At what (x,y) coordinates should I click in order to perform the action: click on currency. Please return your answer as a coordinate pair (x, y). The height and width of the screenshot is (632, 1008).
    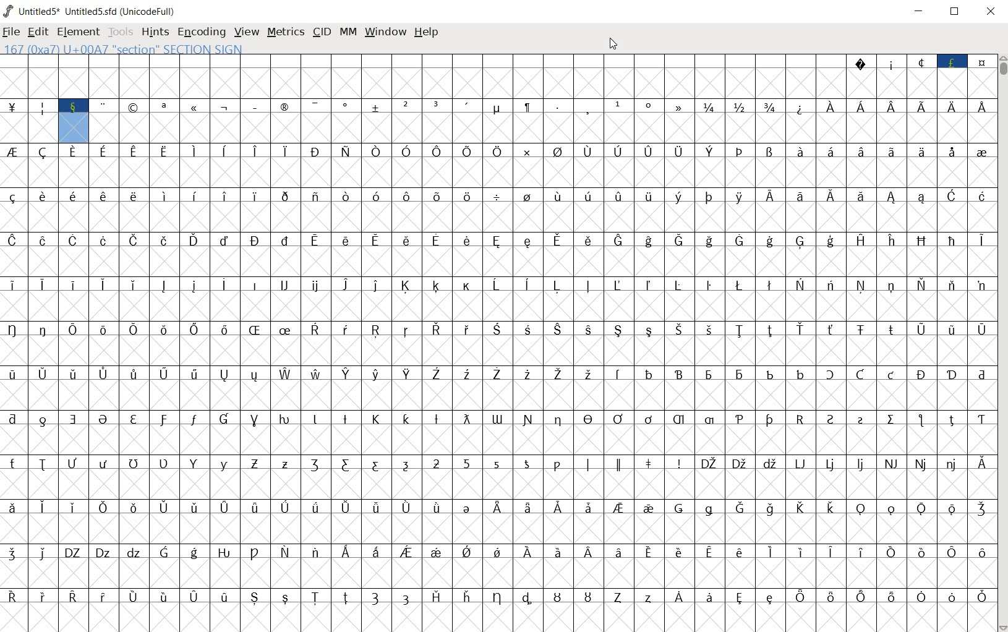
    Looking at the image, I should click on (13, 121).